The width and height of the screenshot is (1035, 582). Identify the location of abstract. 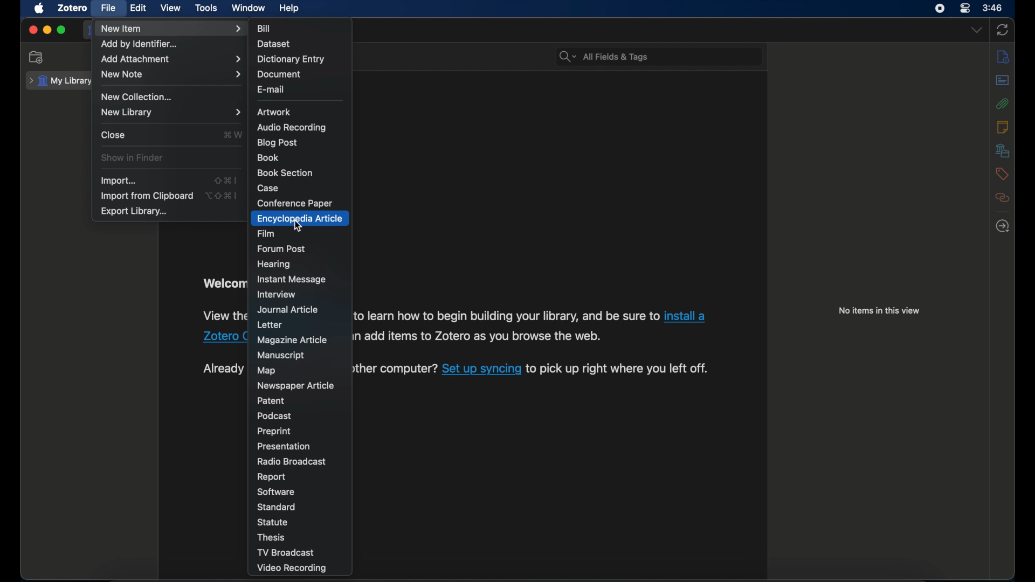
(1002, 80).